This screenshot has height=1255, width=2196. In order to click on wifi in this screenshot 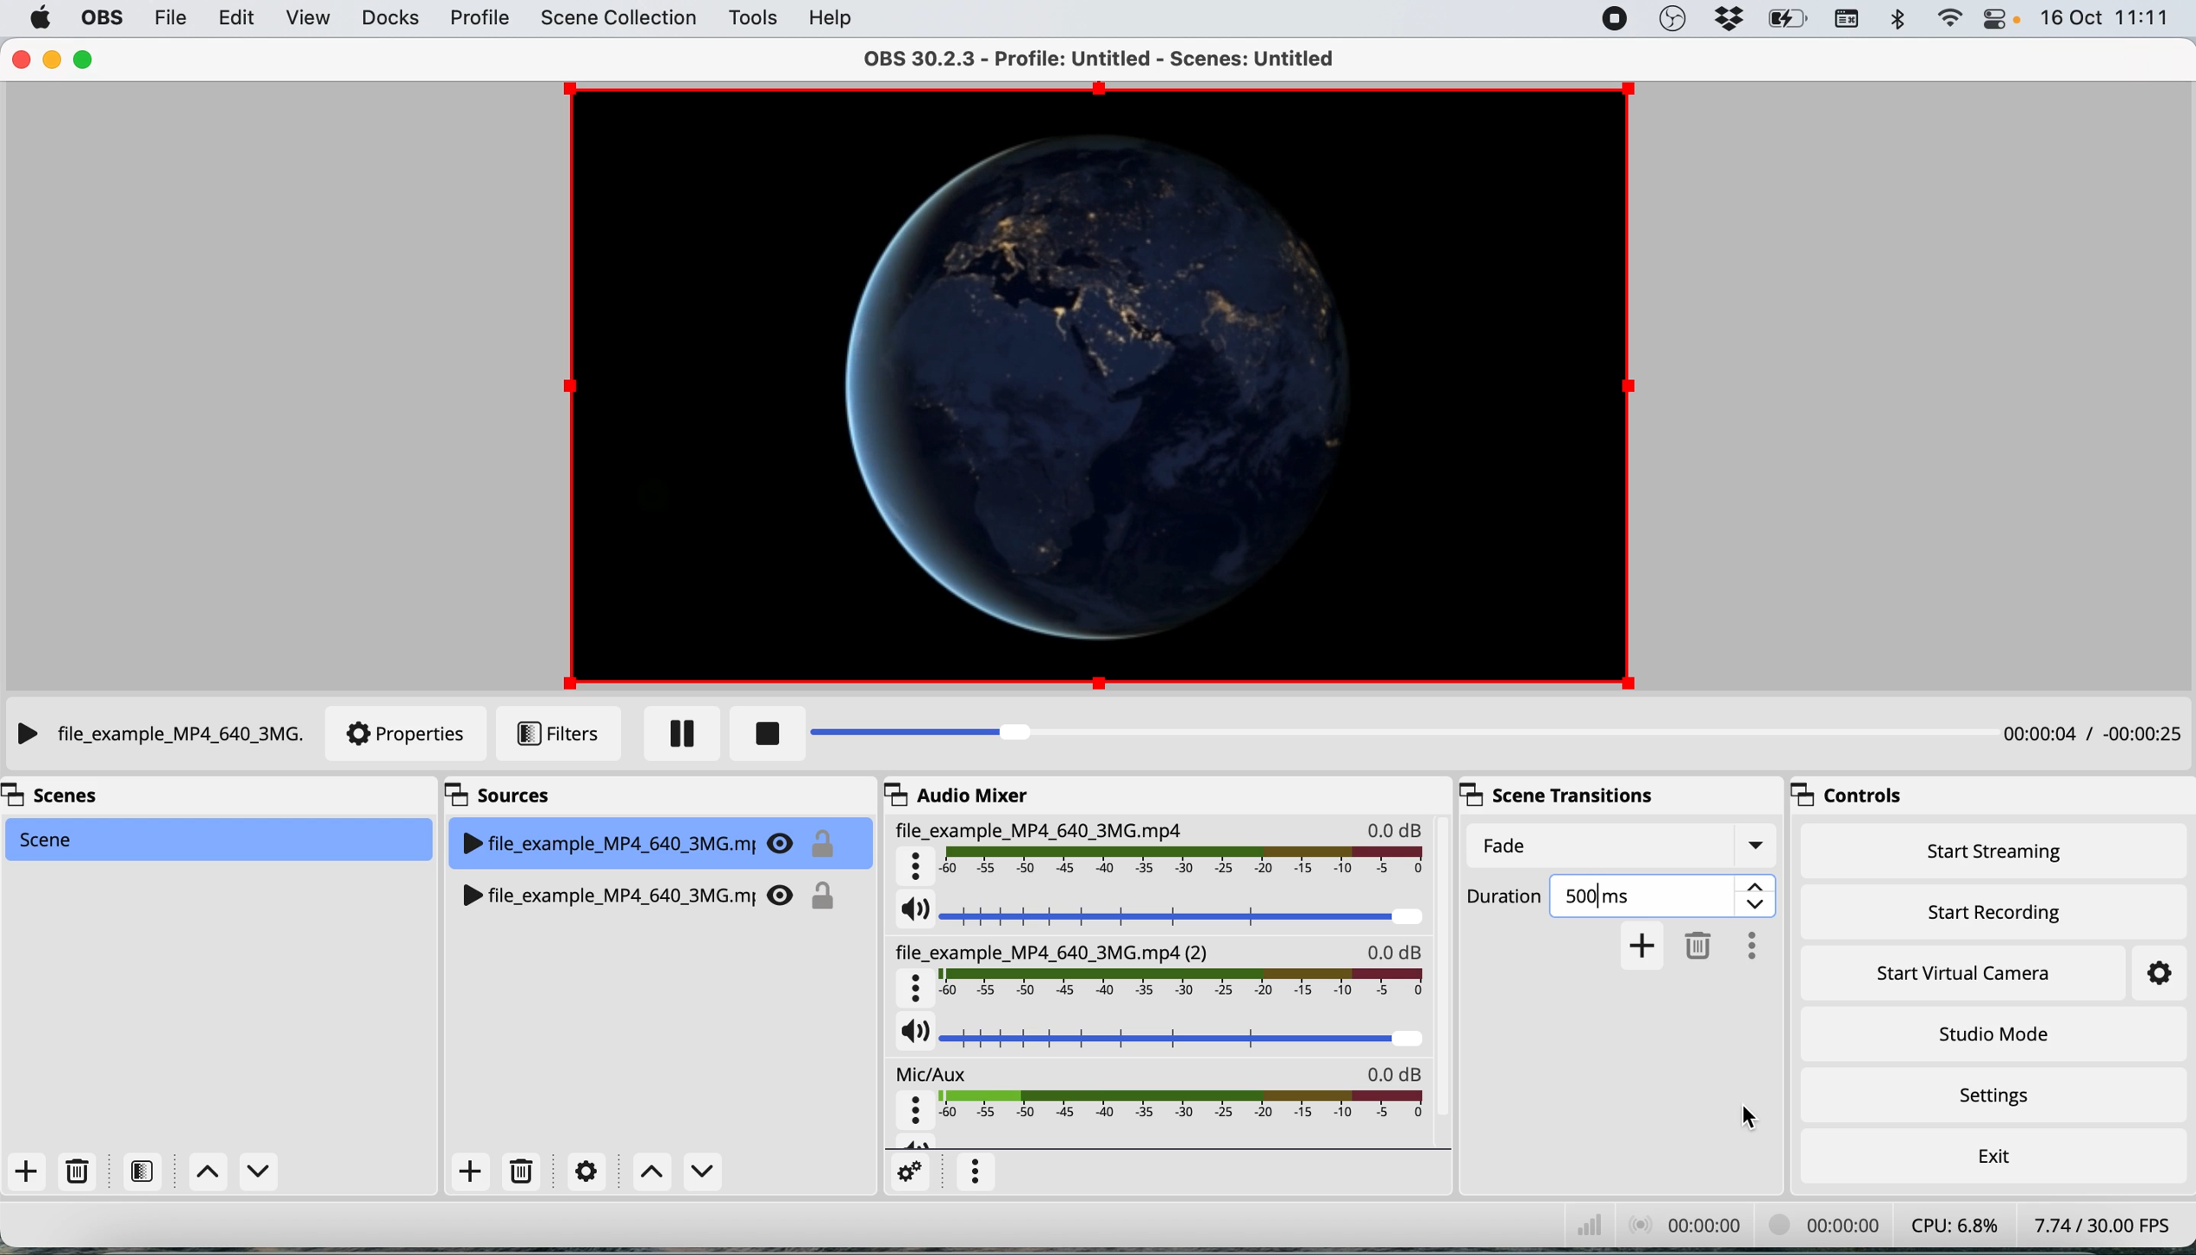, I will do `click(1951, 19)`.